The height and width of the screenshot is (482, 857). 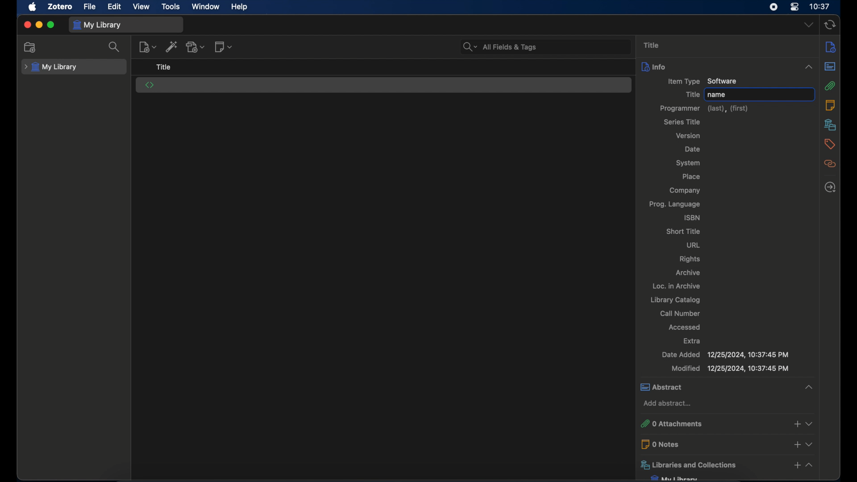 What do you see at coordinates (712, 464) in the screenshot?
I see `libraries and collections` at bounding box center [712, 464].